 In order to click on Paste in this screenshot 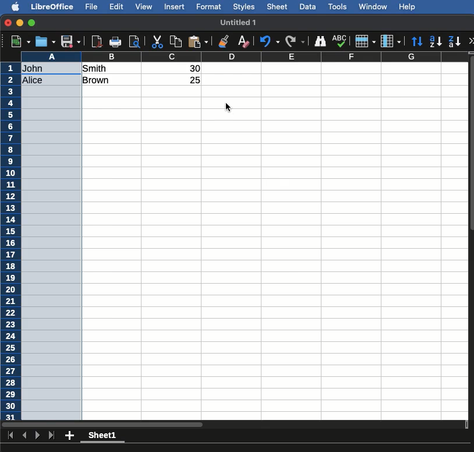, I will do `click(199, 42)`.